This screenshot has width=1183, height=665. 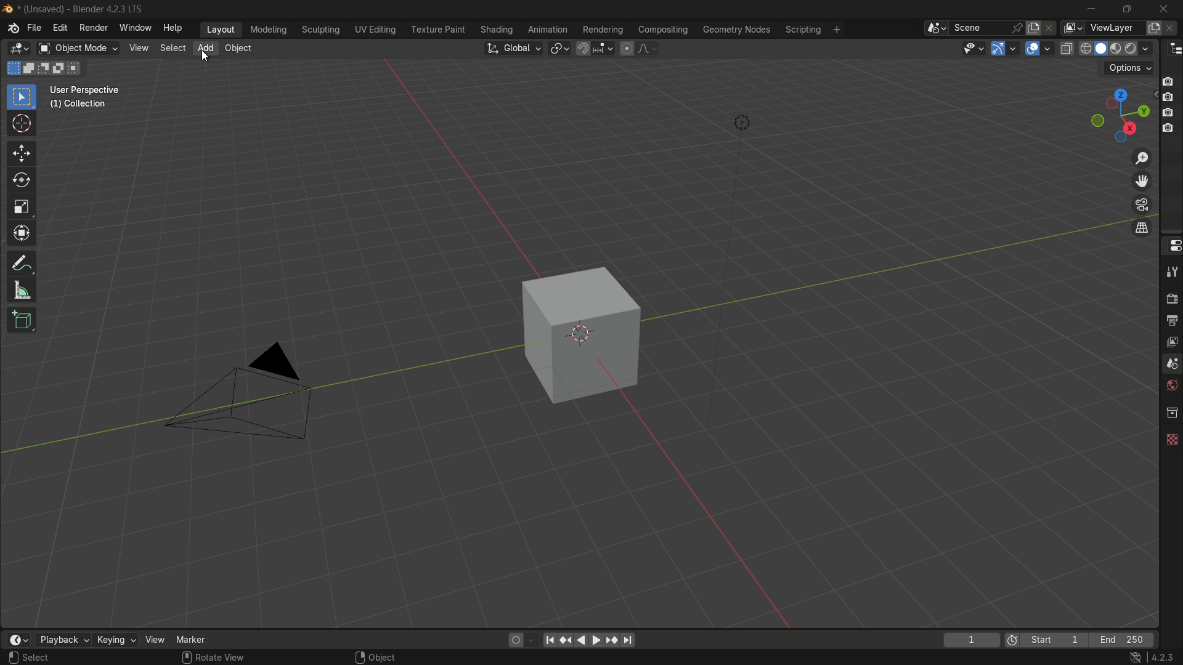 I want to click on jump to keyframe, so click(x=609, y=640).